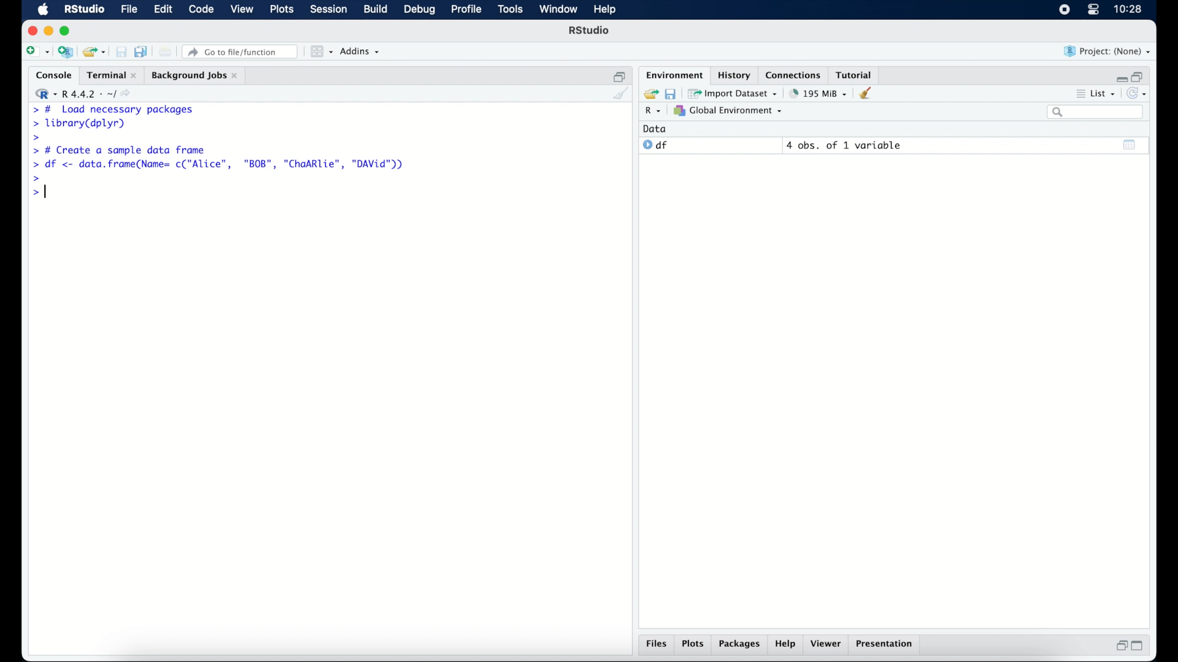 This screenshot has height=662, width=1178. What do you see at coordinates (655, 145) in the screenshot?
I see `df` at bounding box center [655, 145].